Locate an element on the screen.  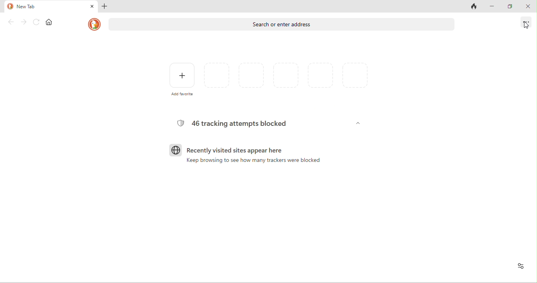
forward is located at coordinates (24, 22).